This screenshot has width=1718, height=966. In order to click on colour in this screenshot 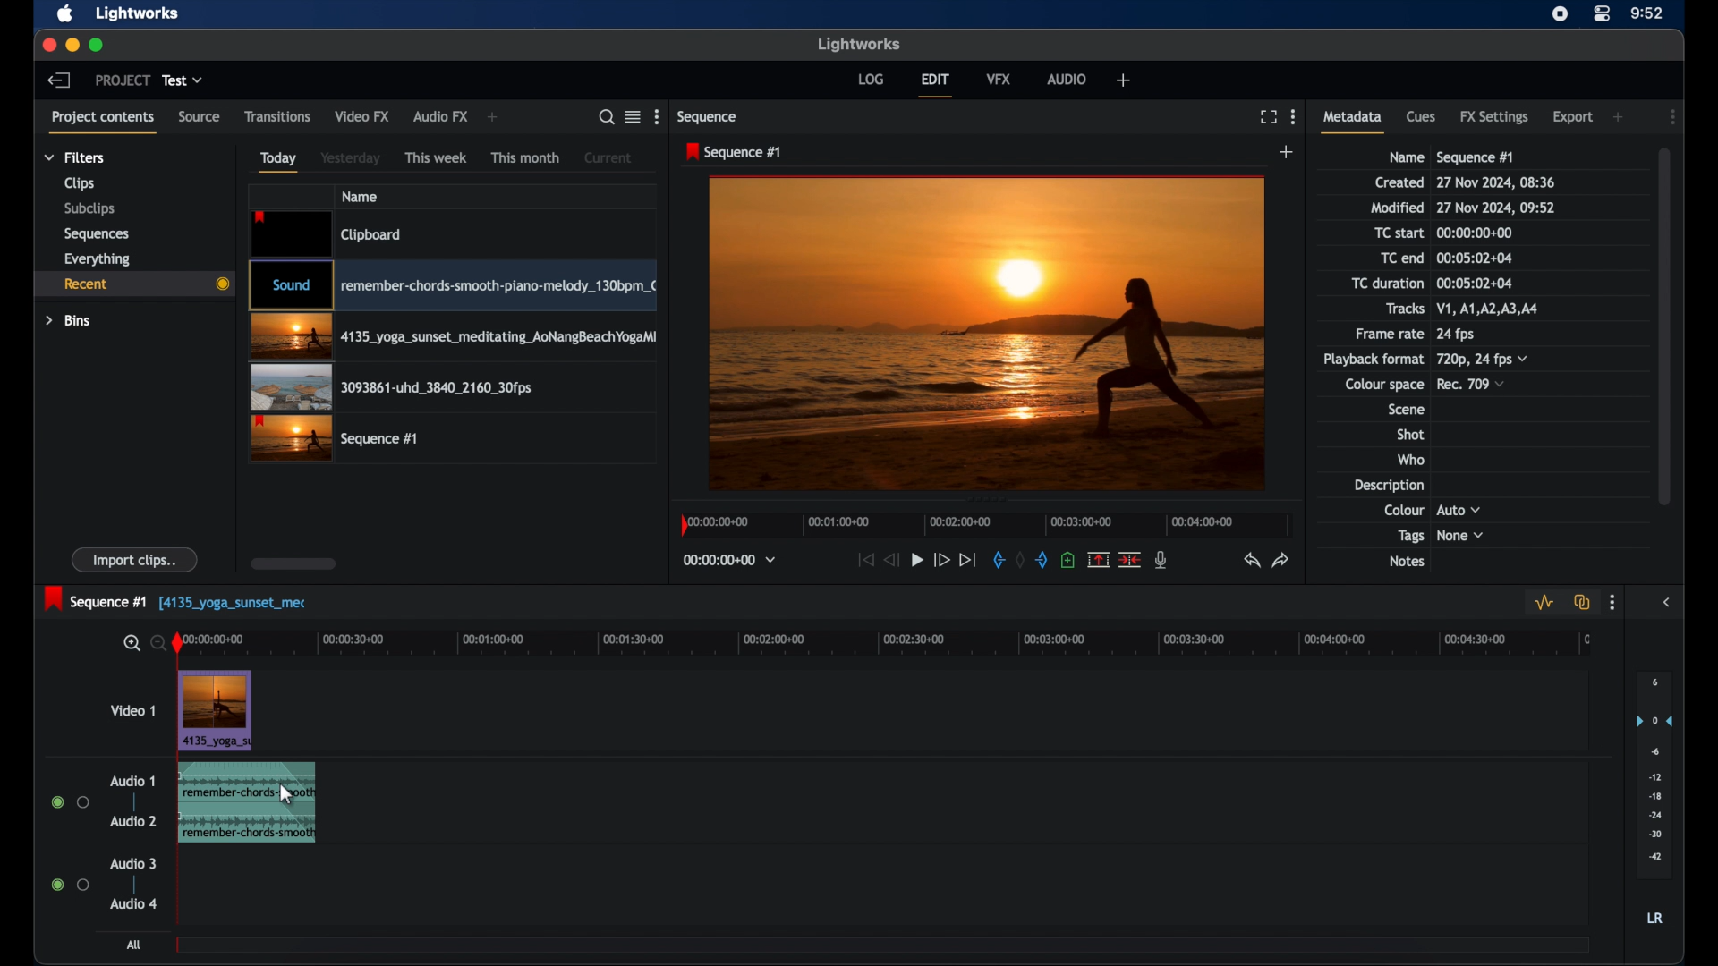, I will do `click(1403, 509)`.